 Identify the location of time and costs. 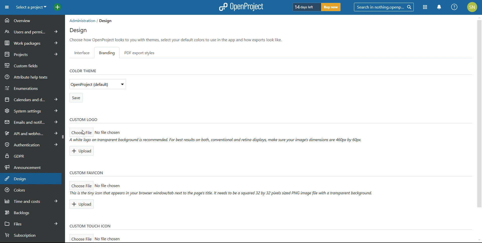
(32, 201).